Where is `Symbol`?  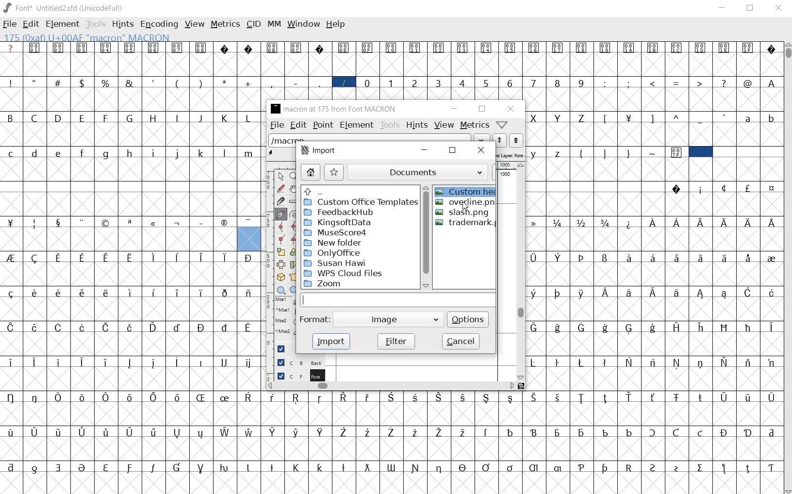 Symbol is located at coordinates (748, 468).